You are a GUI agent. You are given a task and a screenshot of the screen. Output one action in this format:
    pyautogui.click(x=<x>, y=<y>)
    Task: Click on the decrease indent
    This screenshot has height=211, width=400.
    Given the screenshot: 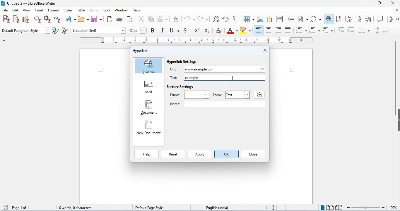 What is the action you would take?
    pyautogui.click(x=351, y=30)
    